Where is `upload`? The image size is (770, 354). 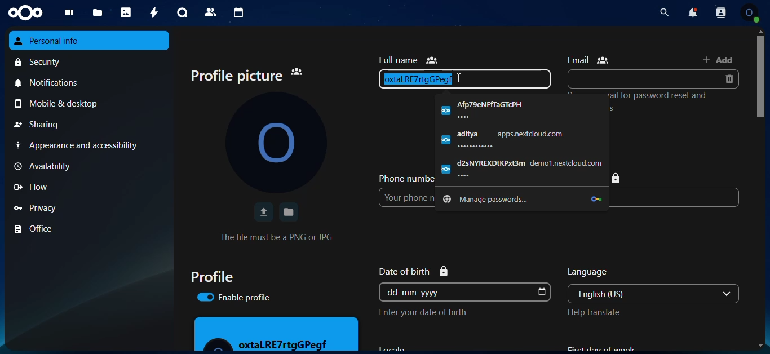 upload is located at coordinates (263, 212).